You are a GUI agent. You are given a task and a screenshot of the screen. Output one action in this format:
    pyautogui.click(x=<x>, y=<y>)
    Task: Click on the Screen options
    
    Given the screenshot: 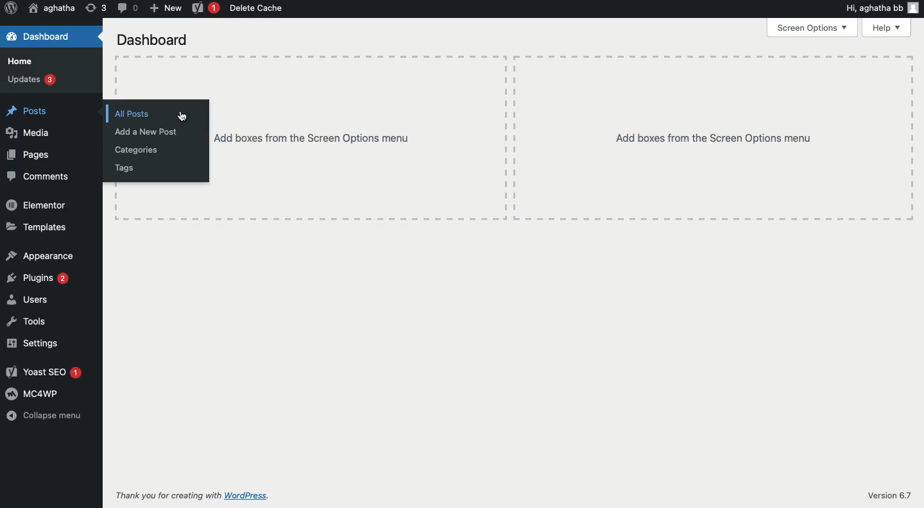 What is the action you would take?
    pyautogui.click(x=811, y=27)
    